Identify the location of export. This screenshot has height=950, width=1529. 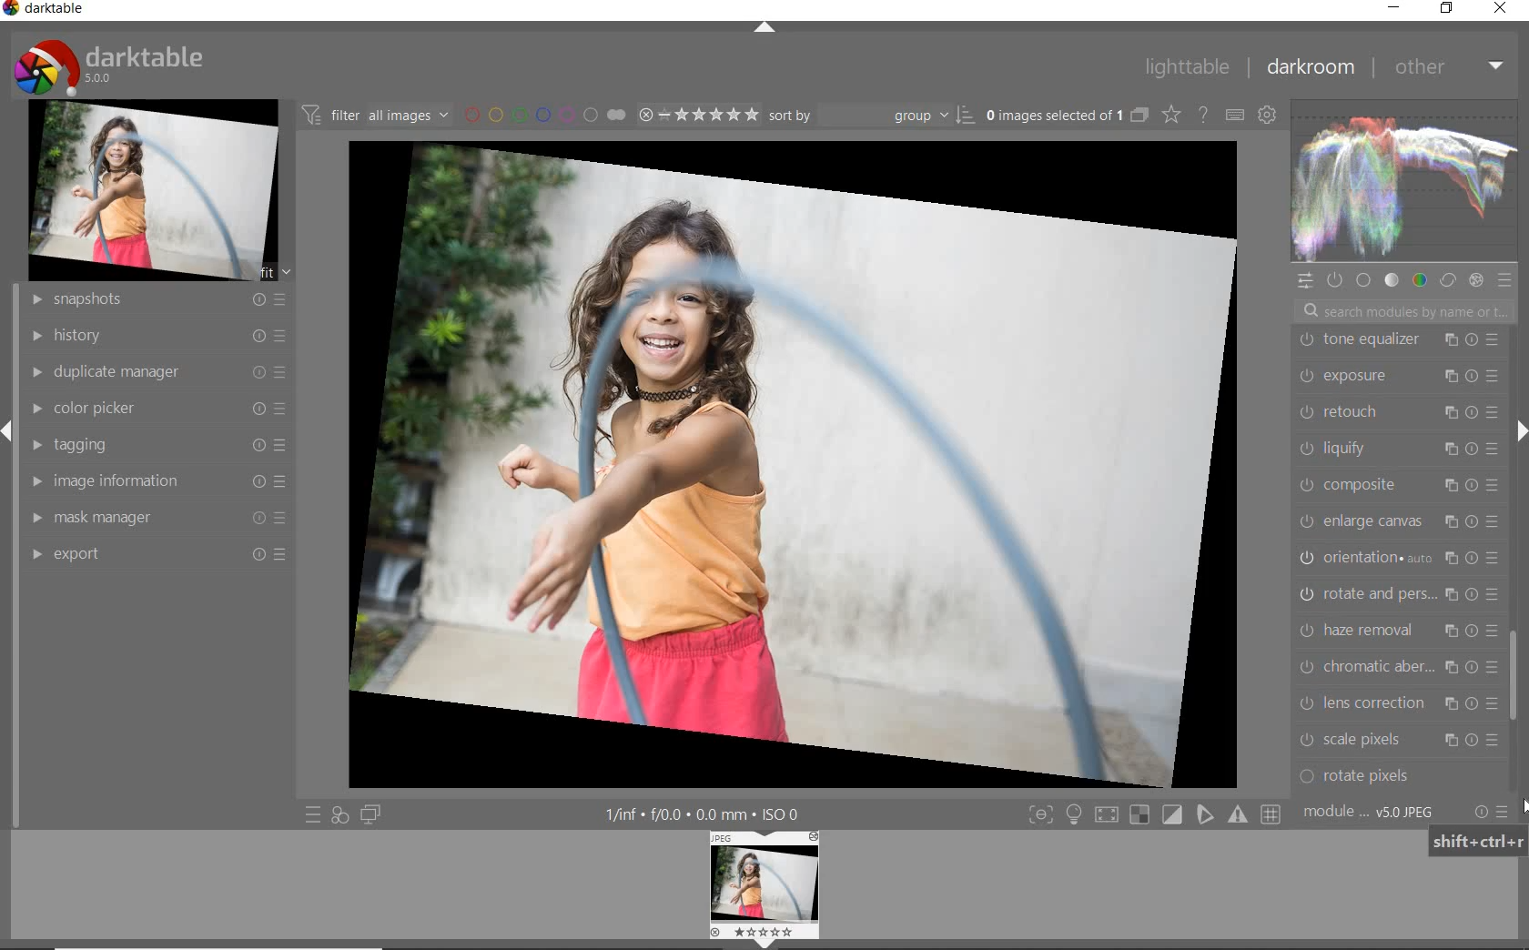
(159, 552).